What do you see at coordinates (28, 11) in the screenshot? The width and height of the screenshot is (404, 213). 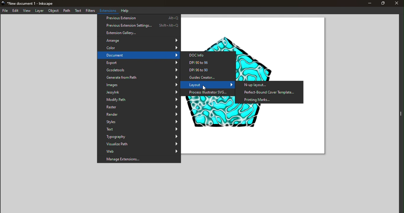 I see `View` at bounding box center [28, 11].